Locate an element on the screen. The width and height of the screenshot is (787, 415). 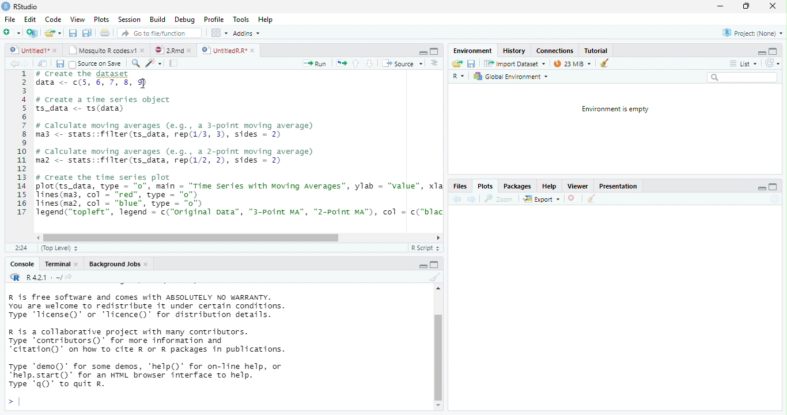
show in window is located at coordinates (43, 63).